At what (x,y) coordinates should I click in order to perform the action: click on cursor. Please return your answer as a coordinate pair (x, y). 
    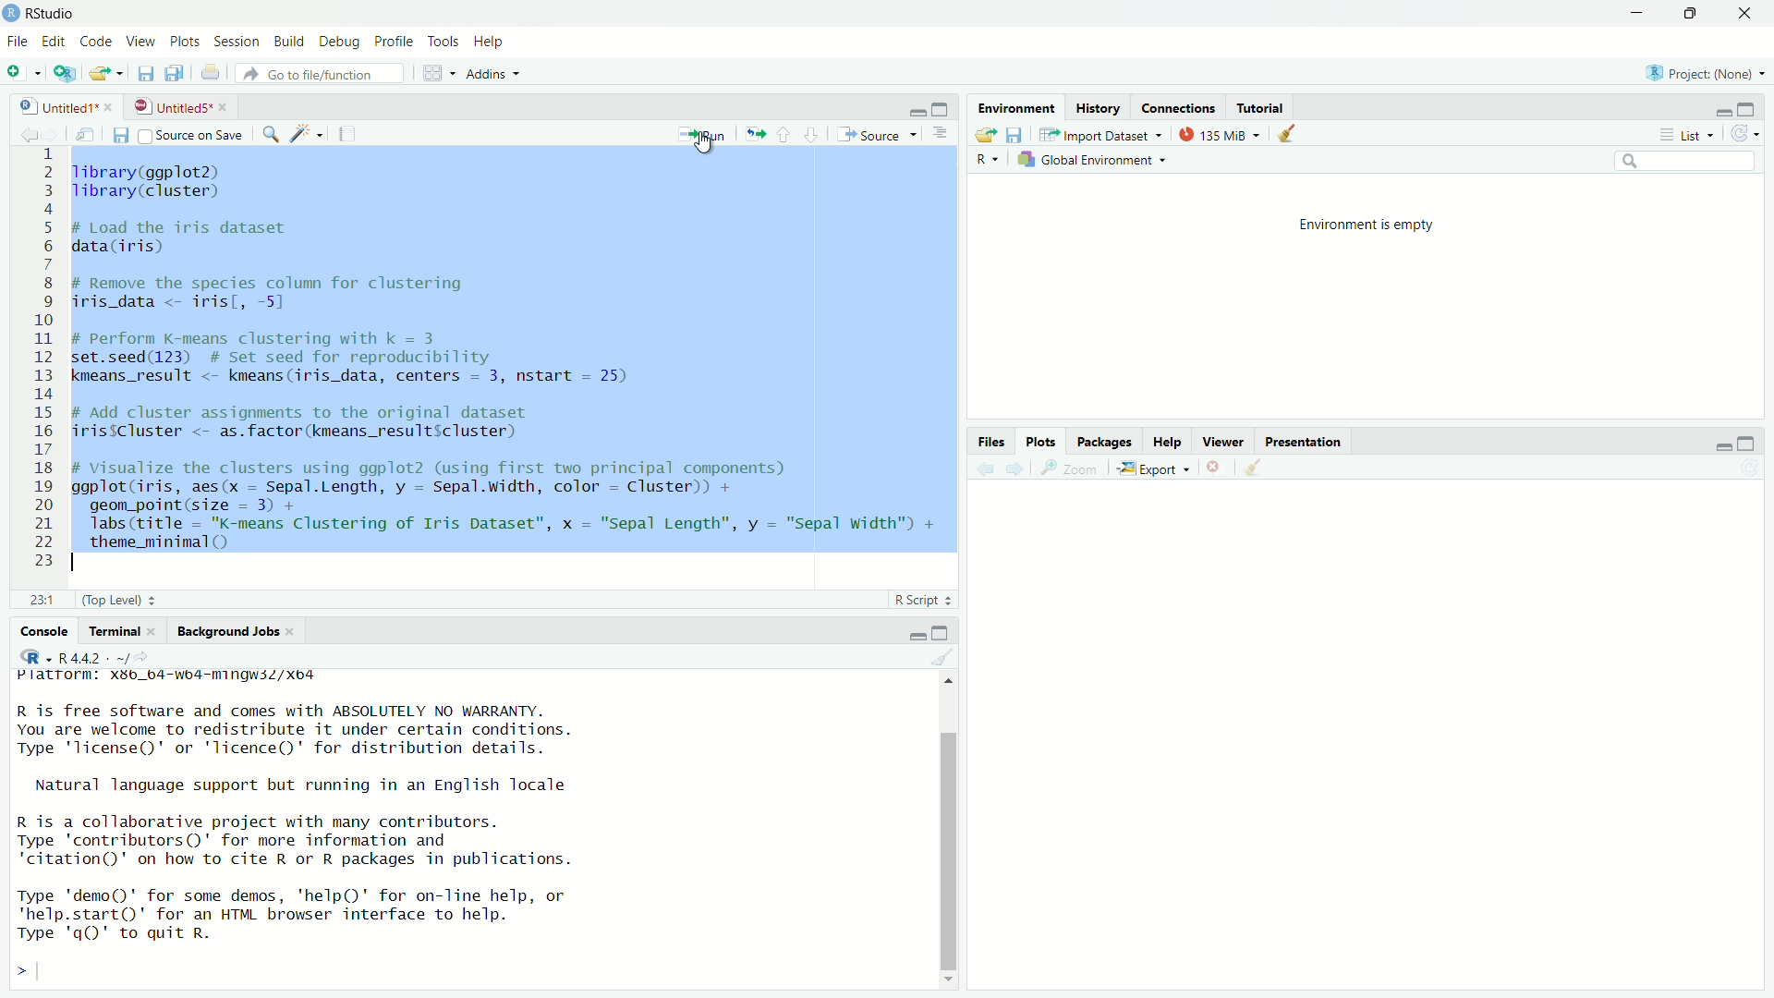
    Looking at the image, I should click on (706, 146).